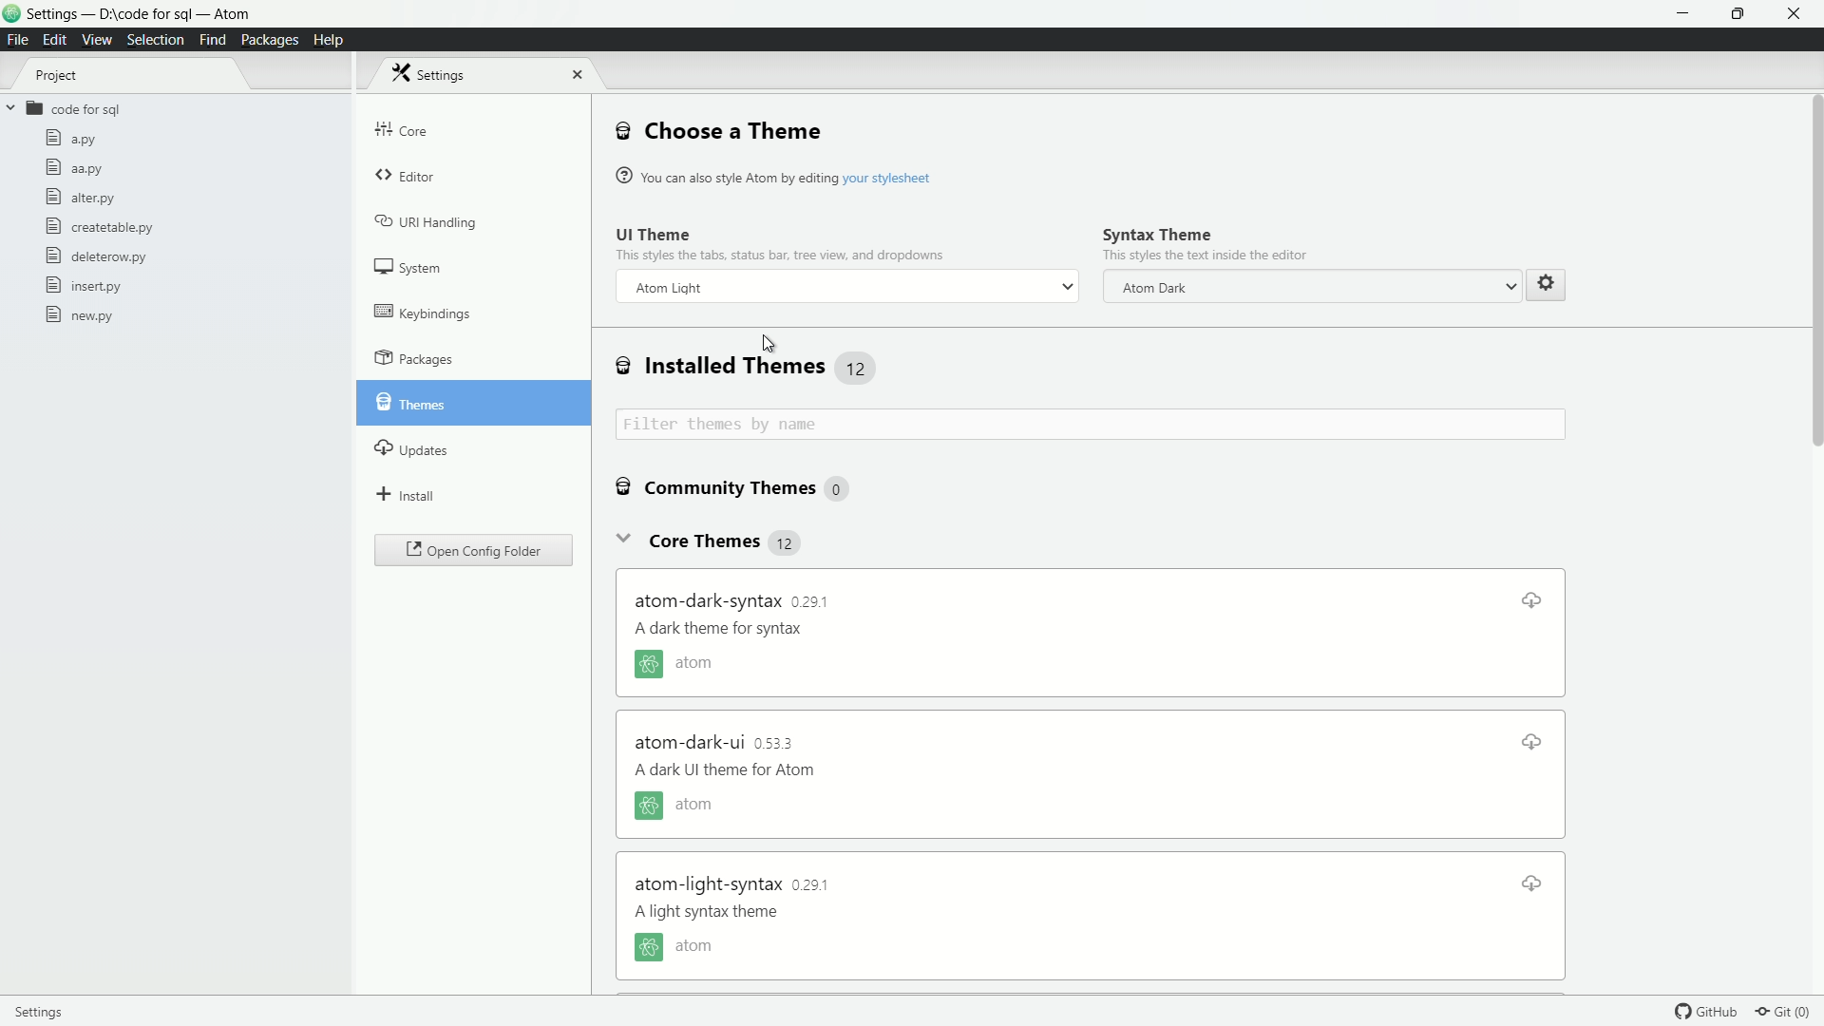 The height and width of the screenshot is (1026, 1824). Describe the element at coordinates (1813, 464) in the screenshot. I see `scroll bar` at that location.